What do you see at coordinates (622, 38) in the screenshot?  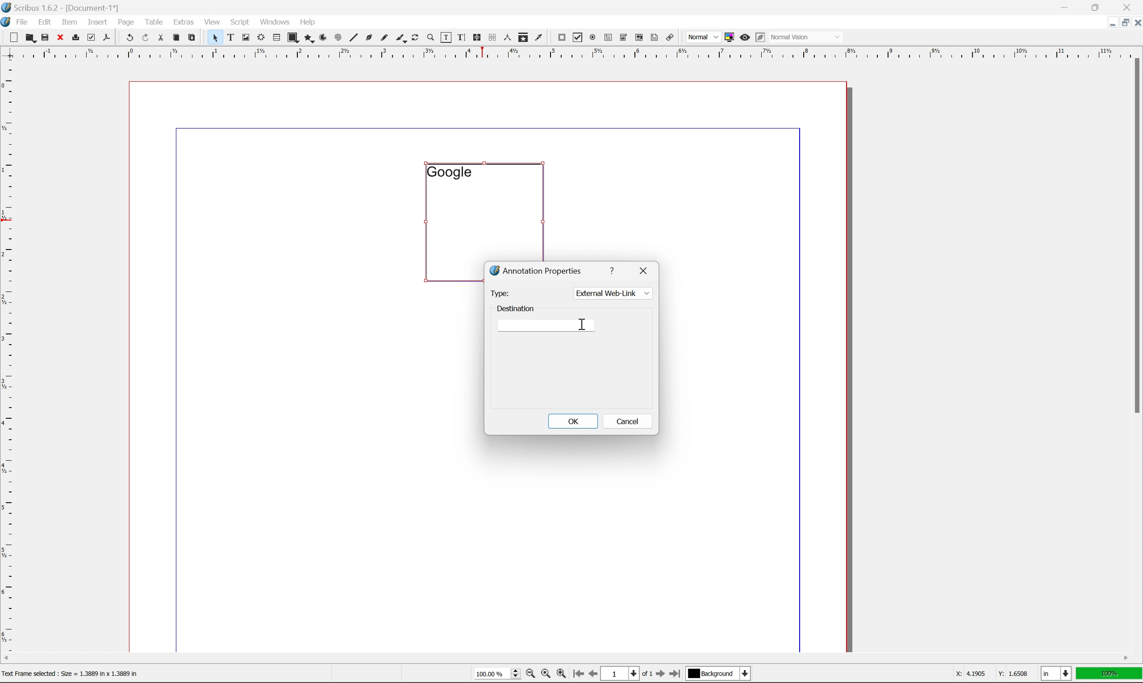 I see `pdf combo box` at bounding box center [622, 38].